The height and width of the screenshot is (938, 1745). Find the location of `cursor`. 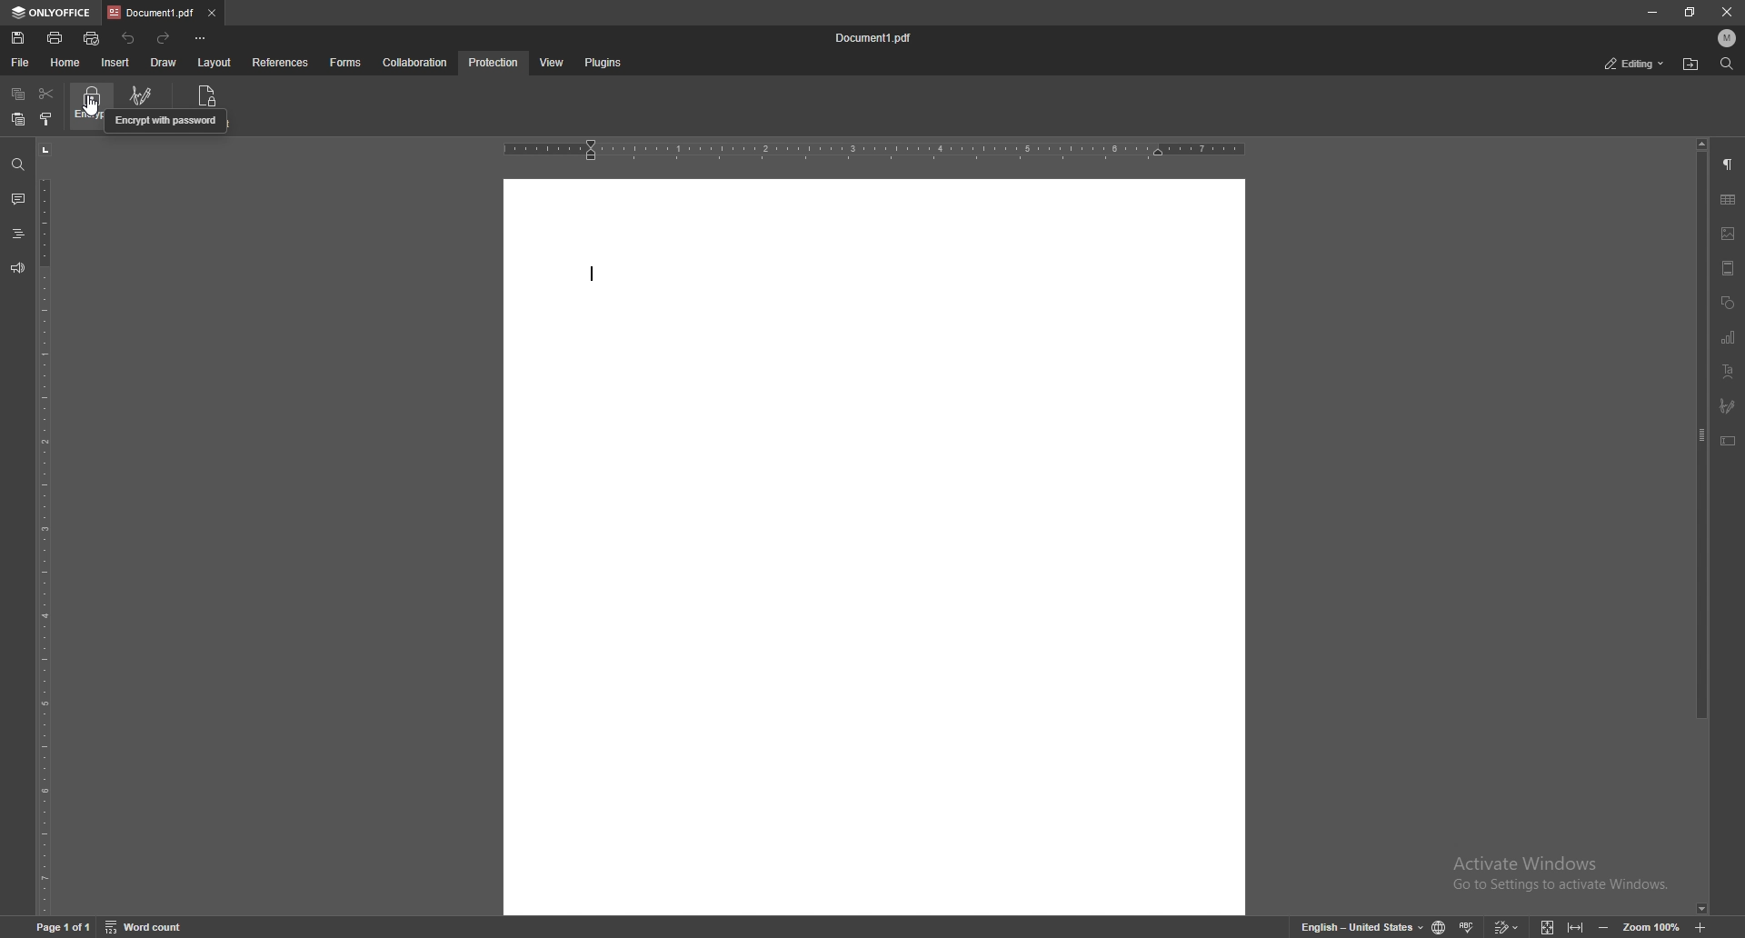

cursor is located at coordinates (96, 109).